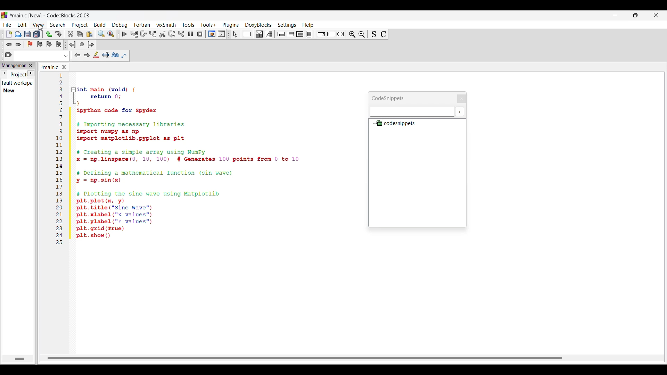  What do you see at coordinates (287, 25) in the screenshot?
I see `Settings menu` at bounding box center [287, 25].